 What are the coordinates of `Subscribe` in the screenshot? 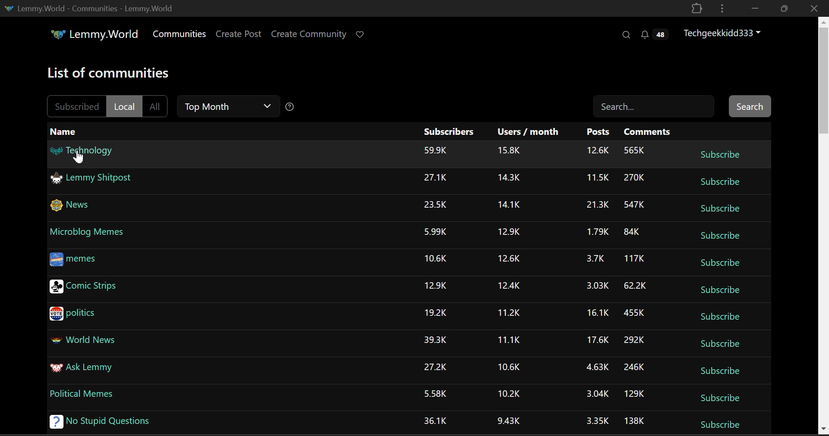 It's located at (719, 263).